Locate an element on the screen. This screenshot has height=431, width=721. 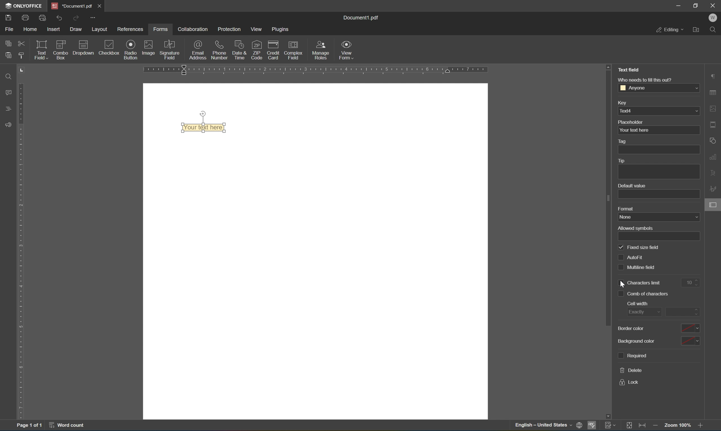
checkbox is located at coordinates (622, 248).